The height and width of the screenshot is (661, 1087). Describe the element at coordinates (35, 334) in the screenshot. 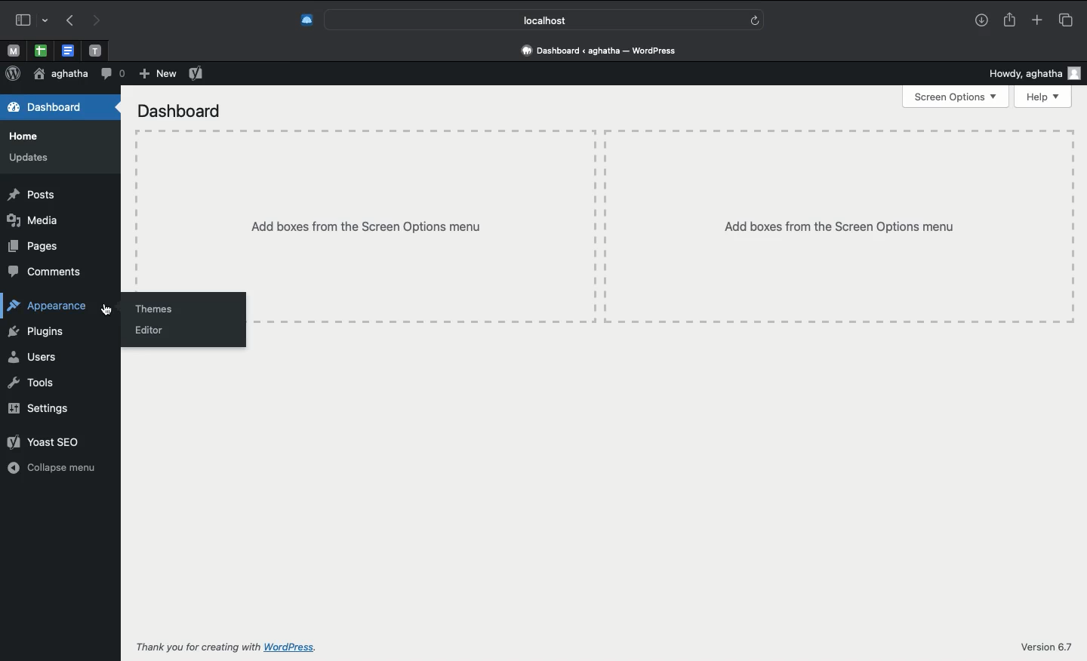

I see `Plugins` at that location.